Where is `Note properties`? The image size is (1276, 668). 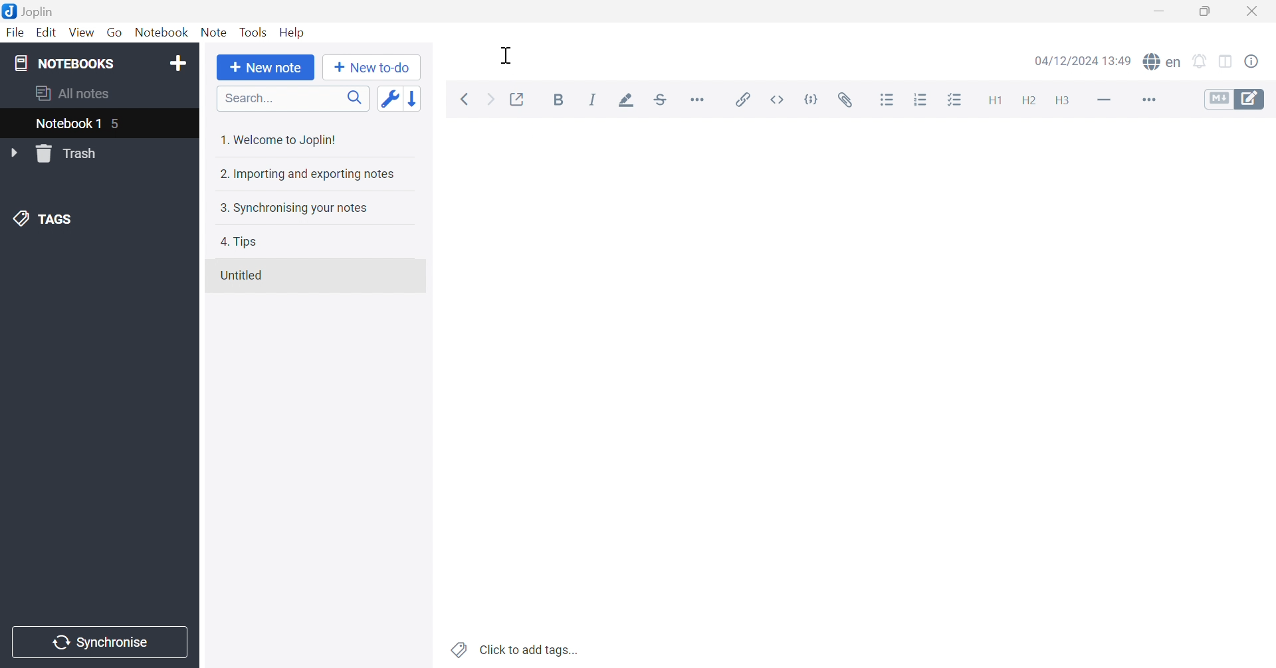
Note properties is located at coordinates (1259, 64).